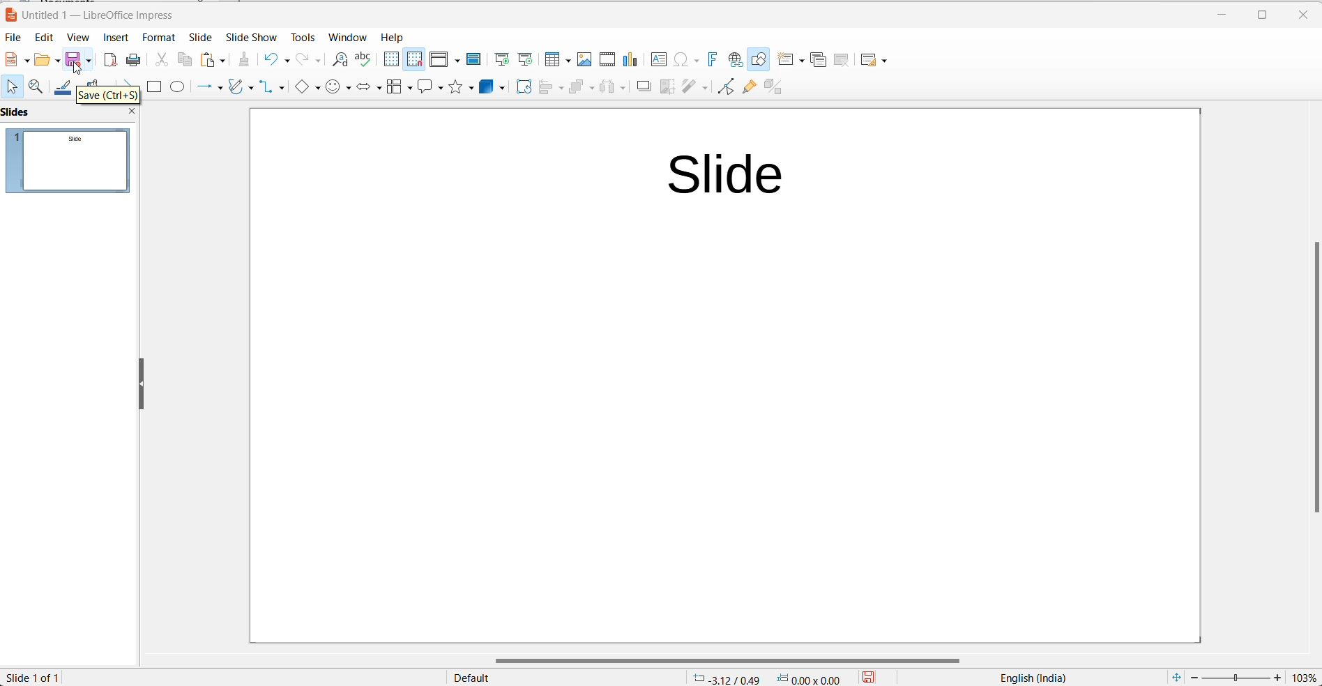 This screenshot has height=686, width=1322. Describe the element at coordinates (158, 38) in the screenshot. I see `format` at that location.